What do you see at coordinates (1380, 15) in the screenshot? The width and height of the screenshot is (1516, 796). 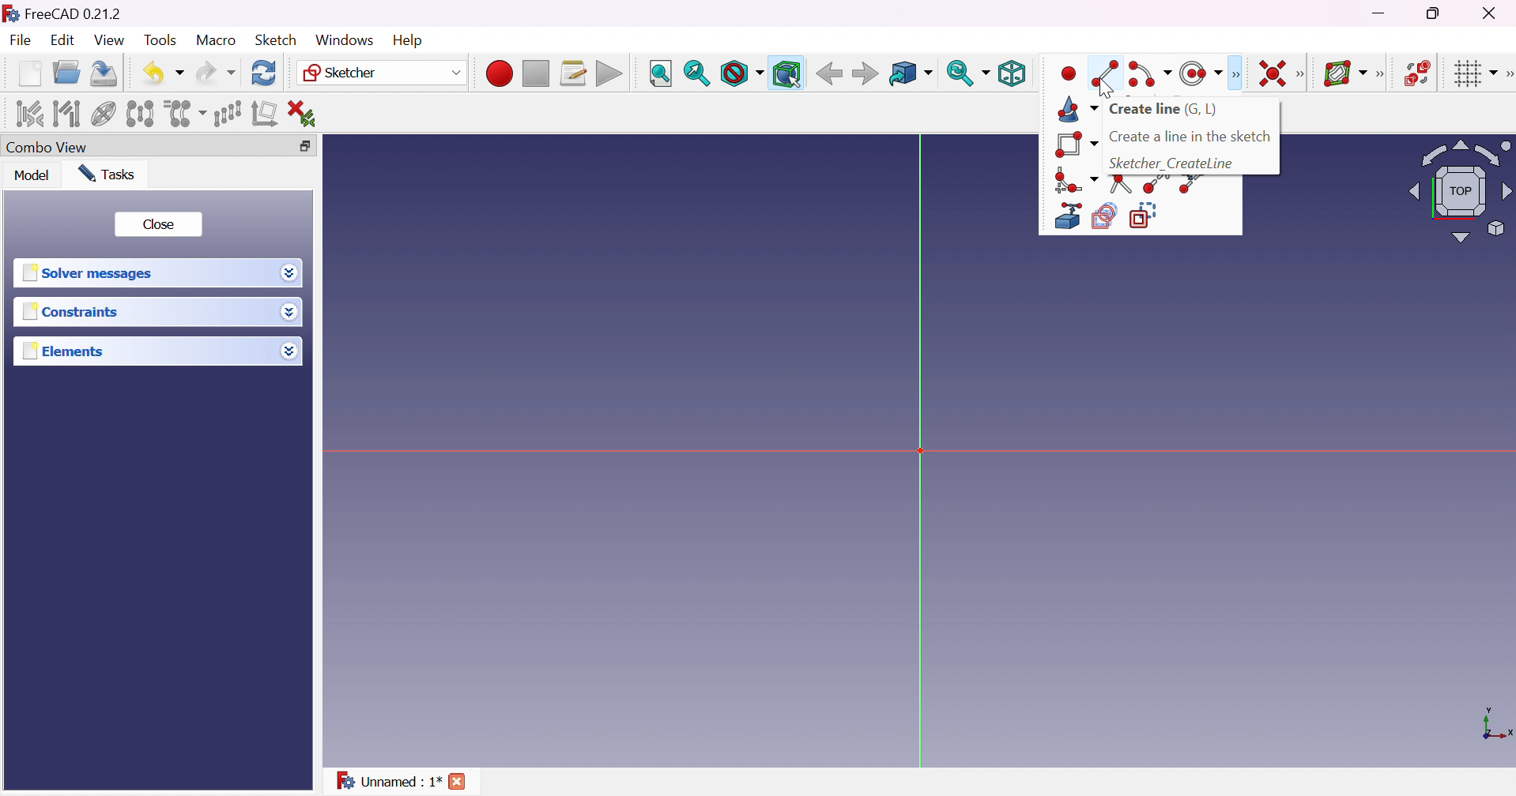 I see `Minimize` at bounding box center [1380, 15].